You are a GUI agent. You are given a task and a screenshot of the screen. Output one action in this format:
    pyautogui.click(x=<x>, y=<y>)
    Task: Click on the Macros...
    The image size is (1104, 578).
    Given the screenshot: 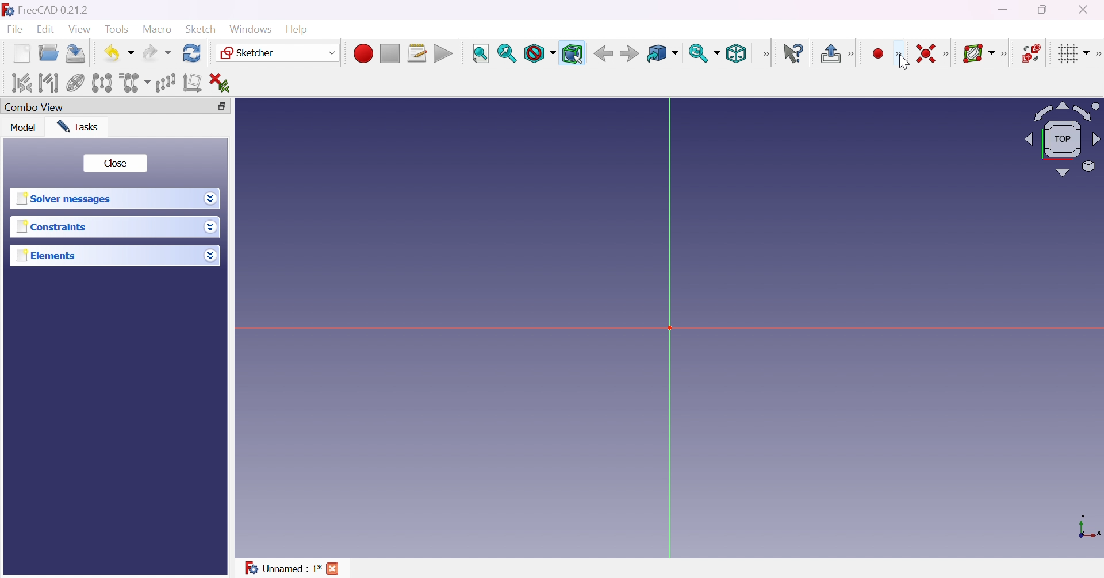 What is the action you would take?
    pyautogui.click(x=417, y=53)
    